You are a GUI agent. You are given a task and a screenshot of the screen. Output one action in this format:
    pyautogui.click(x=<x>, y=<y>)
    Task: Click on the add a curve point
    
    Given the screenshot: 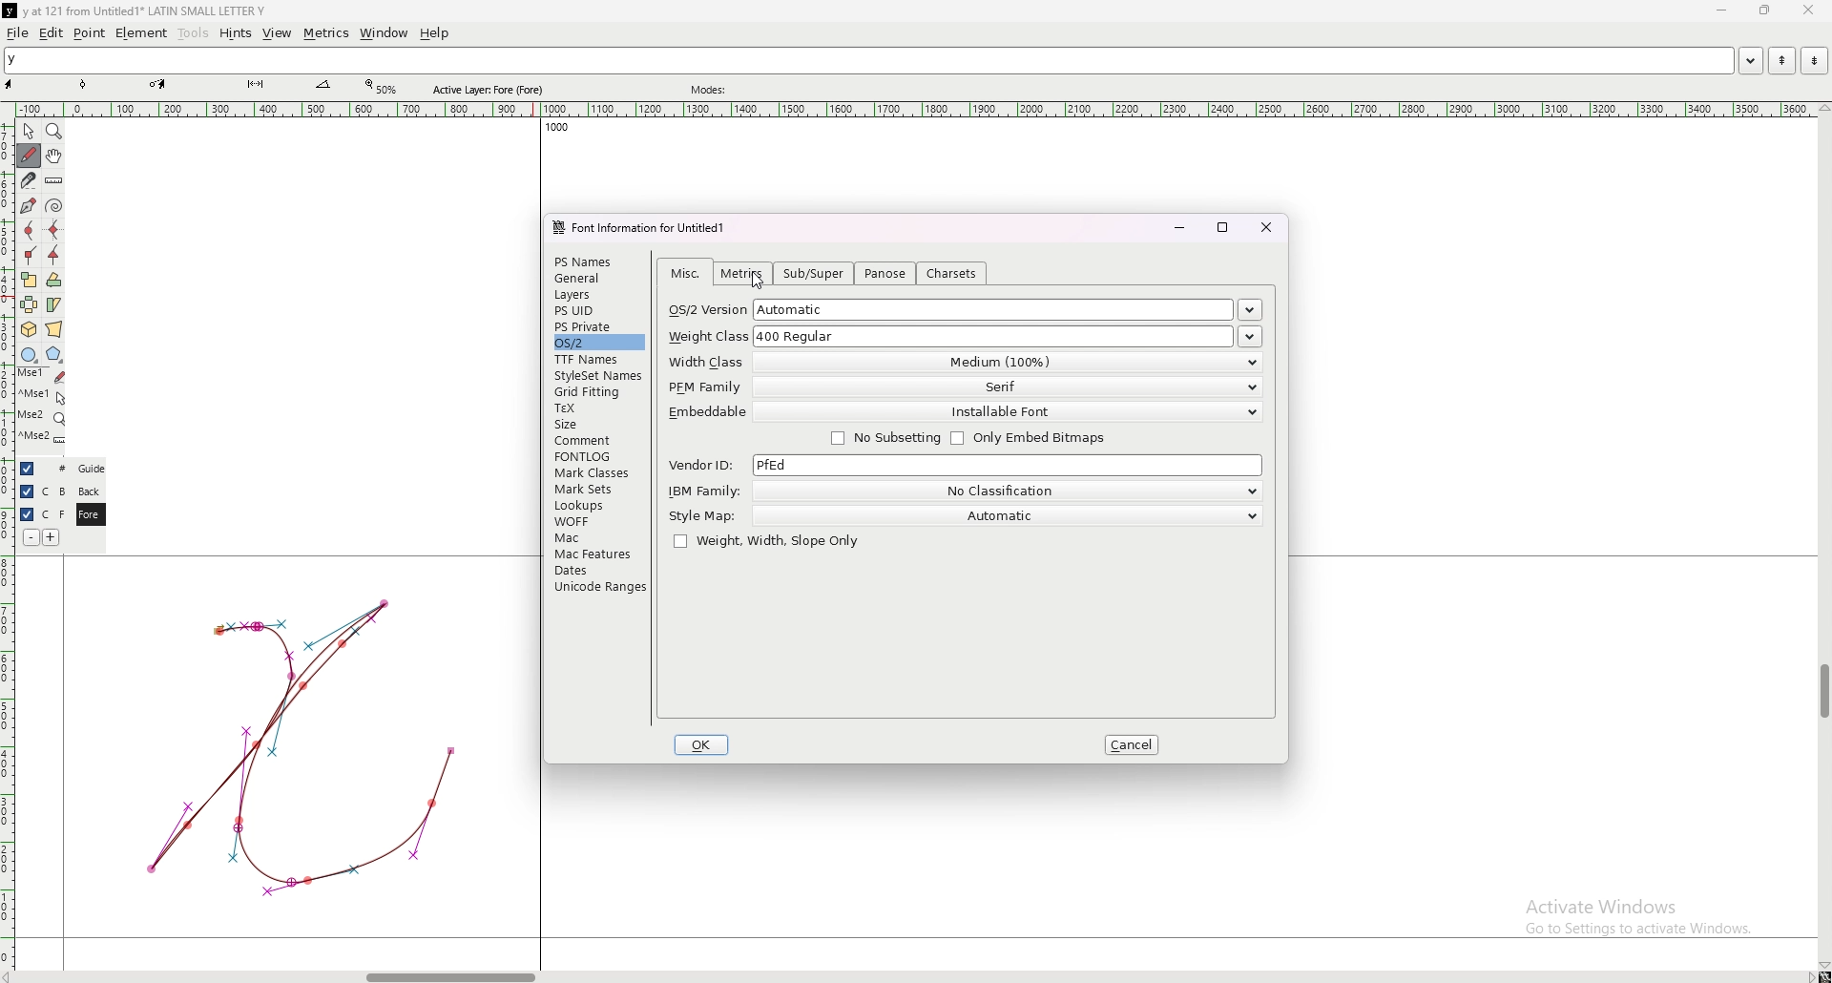 What is the action you would take?
    pyautogui.click(x=29, y=231)
    